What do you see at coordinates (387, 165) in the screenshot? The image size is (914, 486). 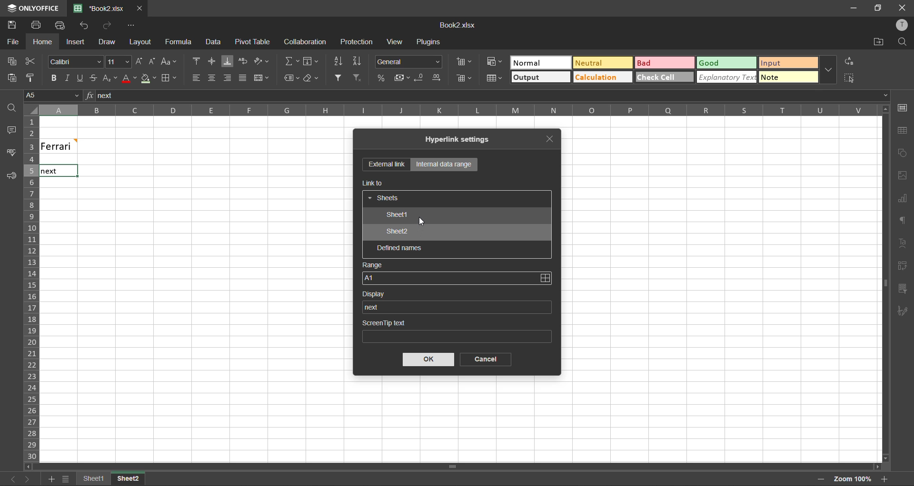 I see `external link` at bounding box center [387, 165].